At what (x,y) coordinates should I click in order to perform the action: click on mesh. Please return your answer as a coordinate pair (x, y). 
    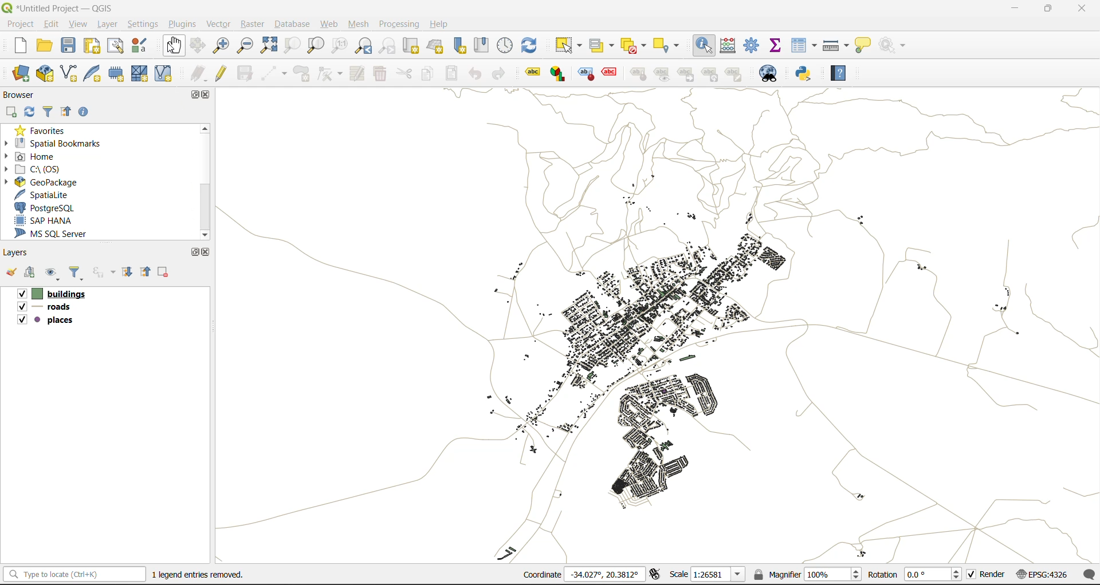
    Looking at the image, I should click on (361, 24).